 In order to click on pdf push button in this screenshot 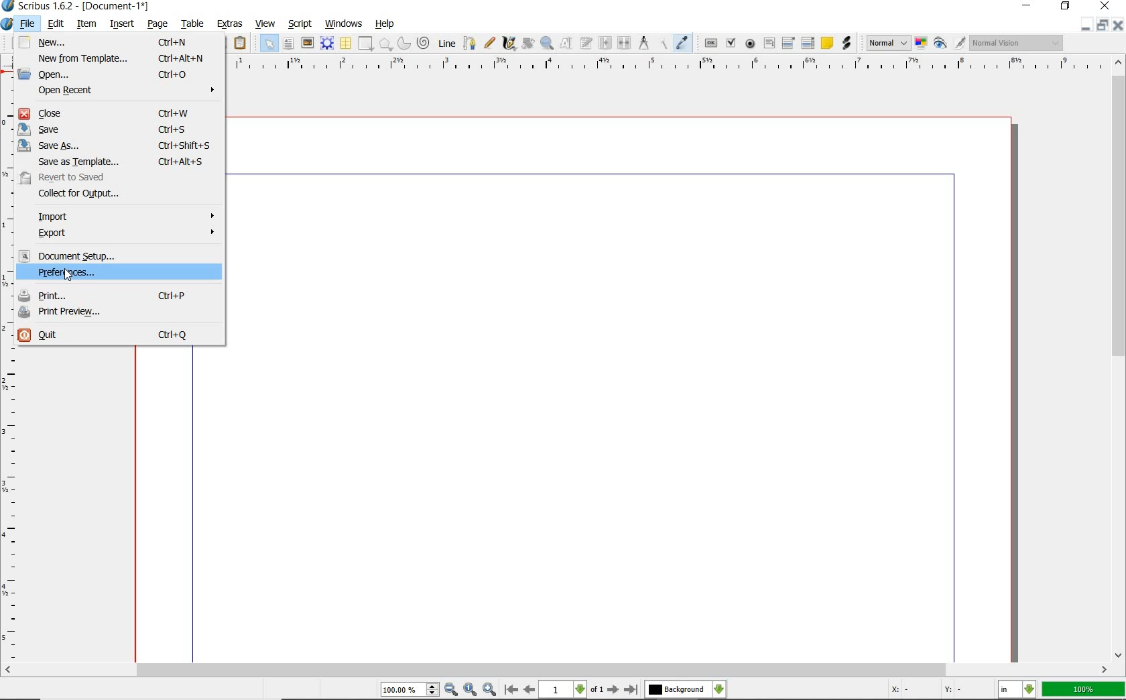, I will do `click(711, 44)`.